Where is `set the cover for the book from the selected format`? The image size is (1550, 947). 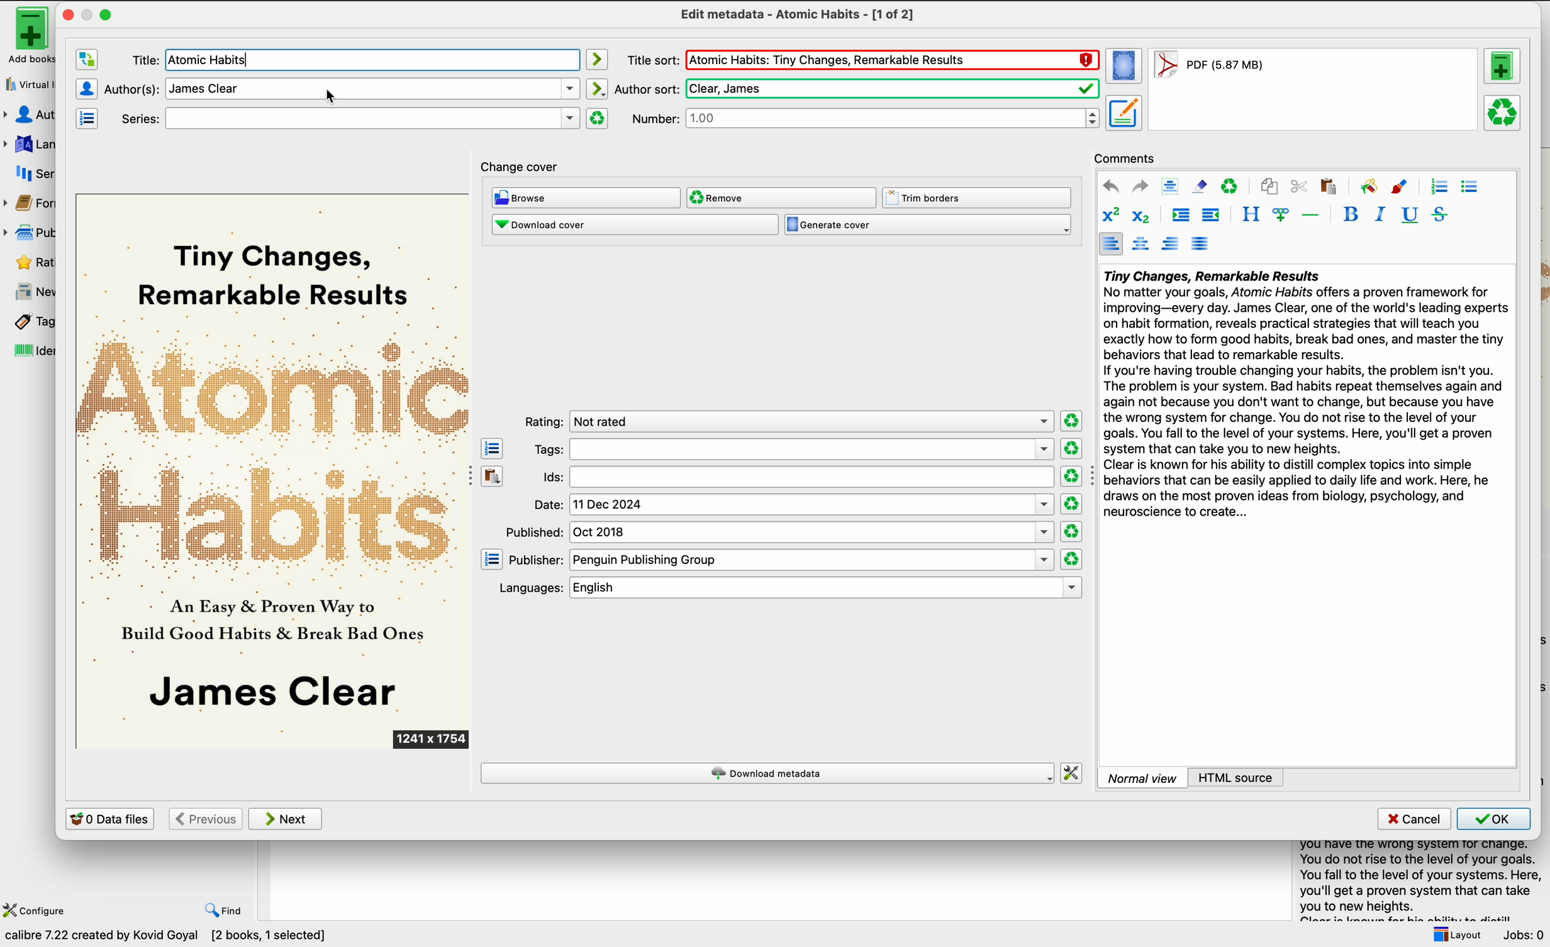
set the cover for the book from the selected format is located at coordinates (1125, 67).